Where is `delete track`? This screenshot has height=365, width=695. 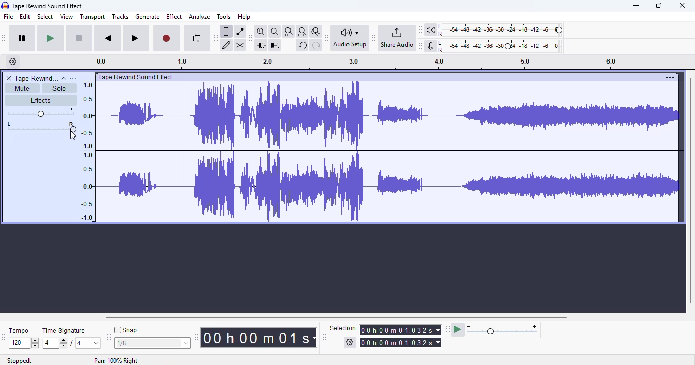
delete track is located at coordinates (9, 78).